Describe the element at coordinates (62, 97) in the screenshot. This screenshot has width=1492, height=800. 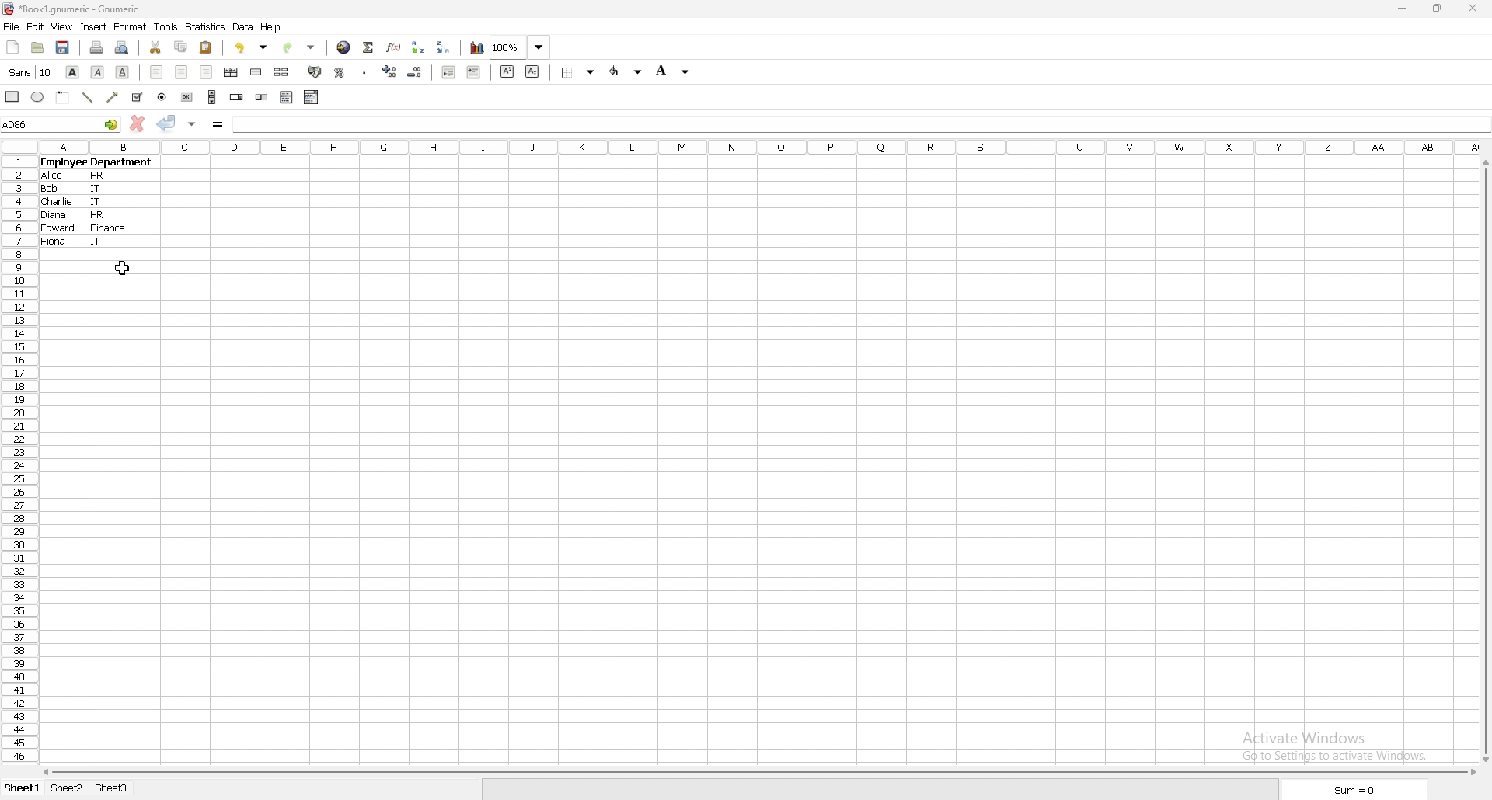
I see `frame` at that location.